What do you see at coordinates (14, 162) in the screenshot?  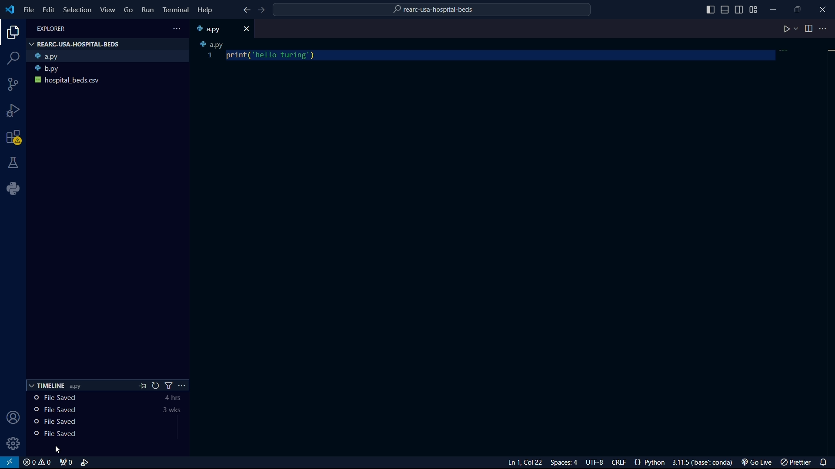 I see `testing` at bounding box center [14, 162].